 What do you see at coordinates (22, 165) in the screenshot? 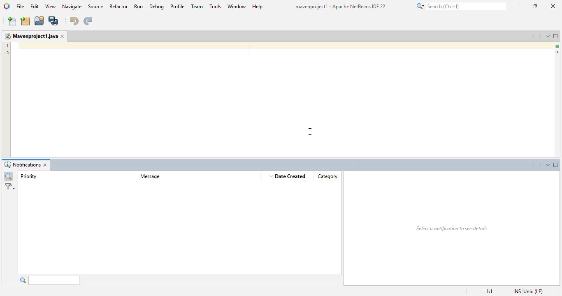
I see `notifications` at bounding box center [22, 165].